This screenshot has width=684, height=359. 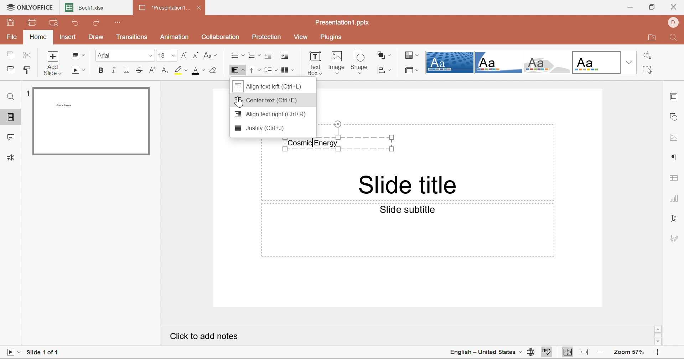 I want to click on Home, so click(x=39, y=37).